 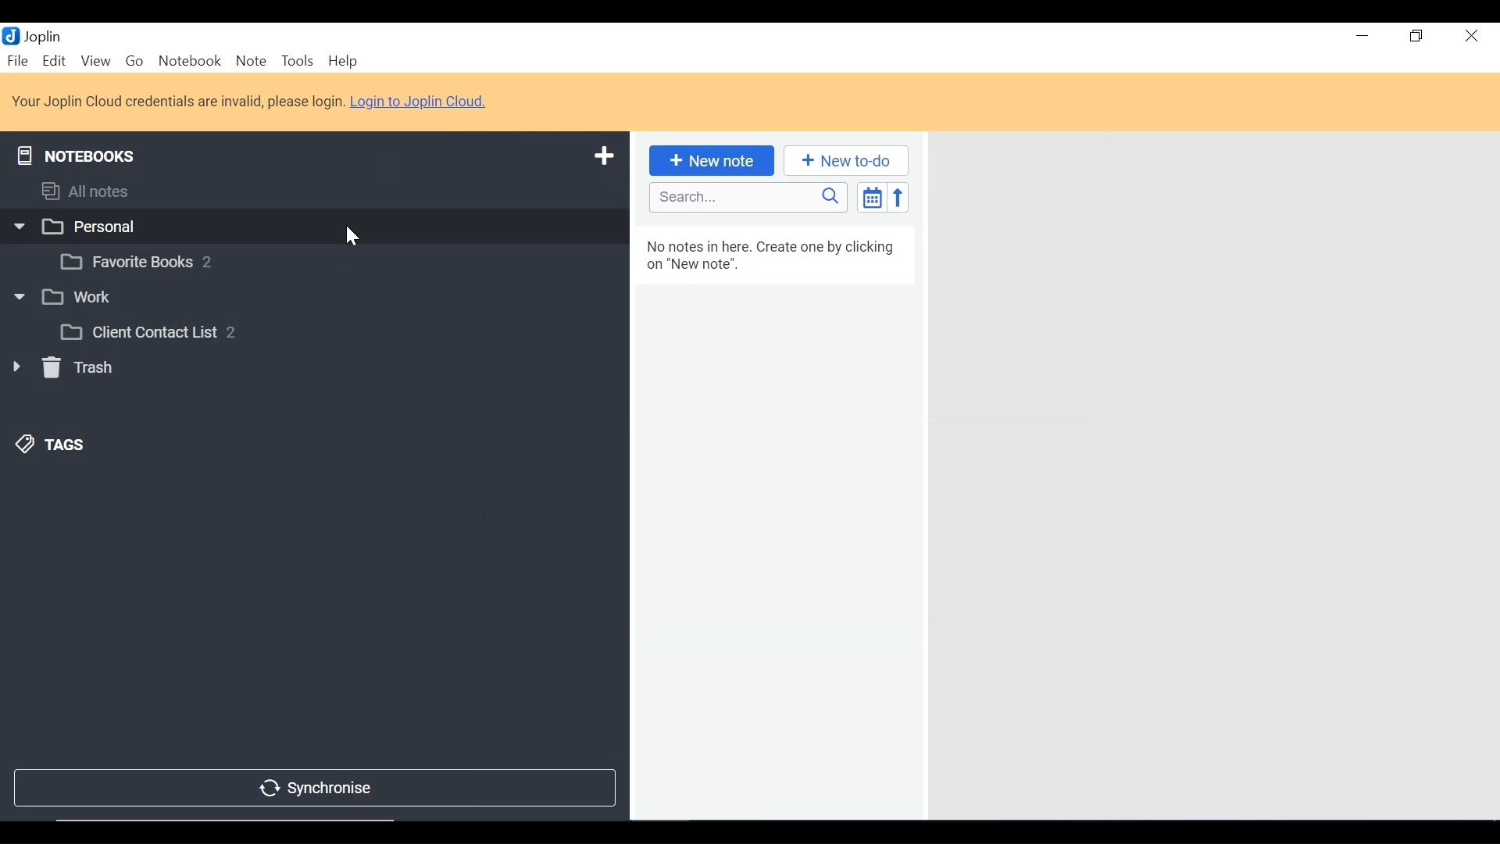 I want to click on Reverse Order, so click(x=898, y=197).